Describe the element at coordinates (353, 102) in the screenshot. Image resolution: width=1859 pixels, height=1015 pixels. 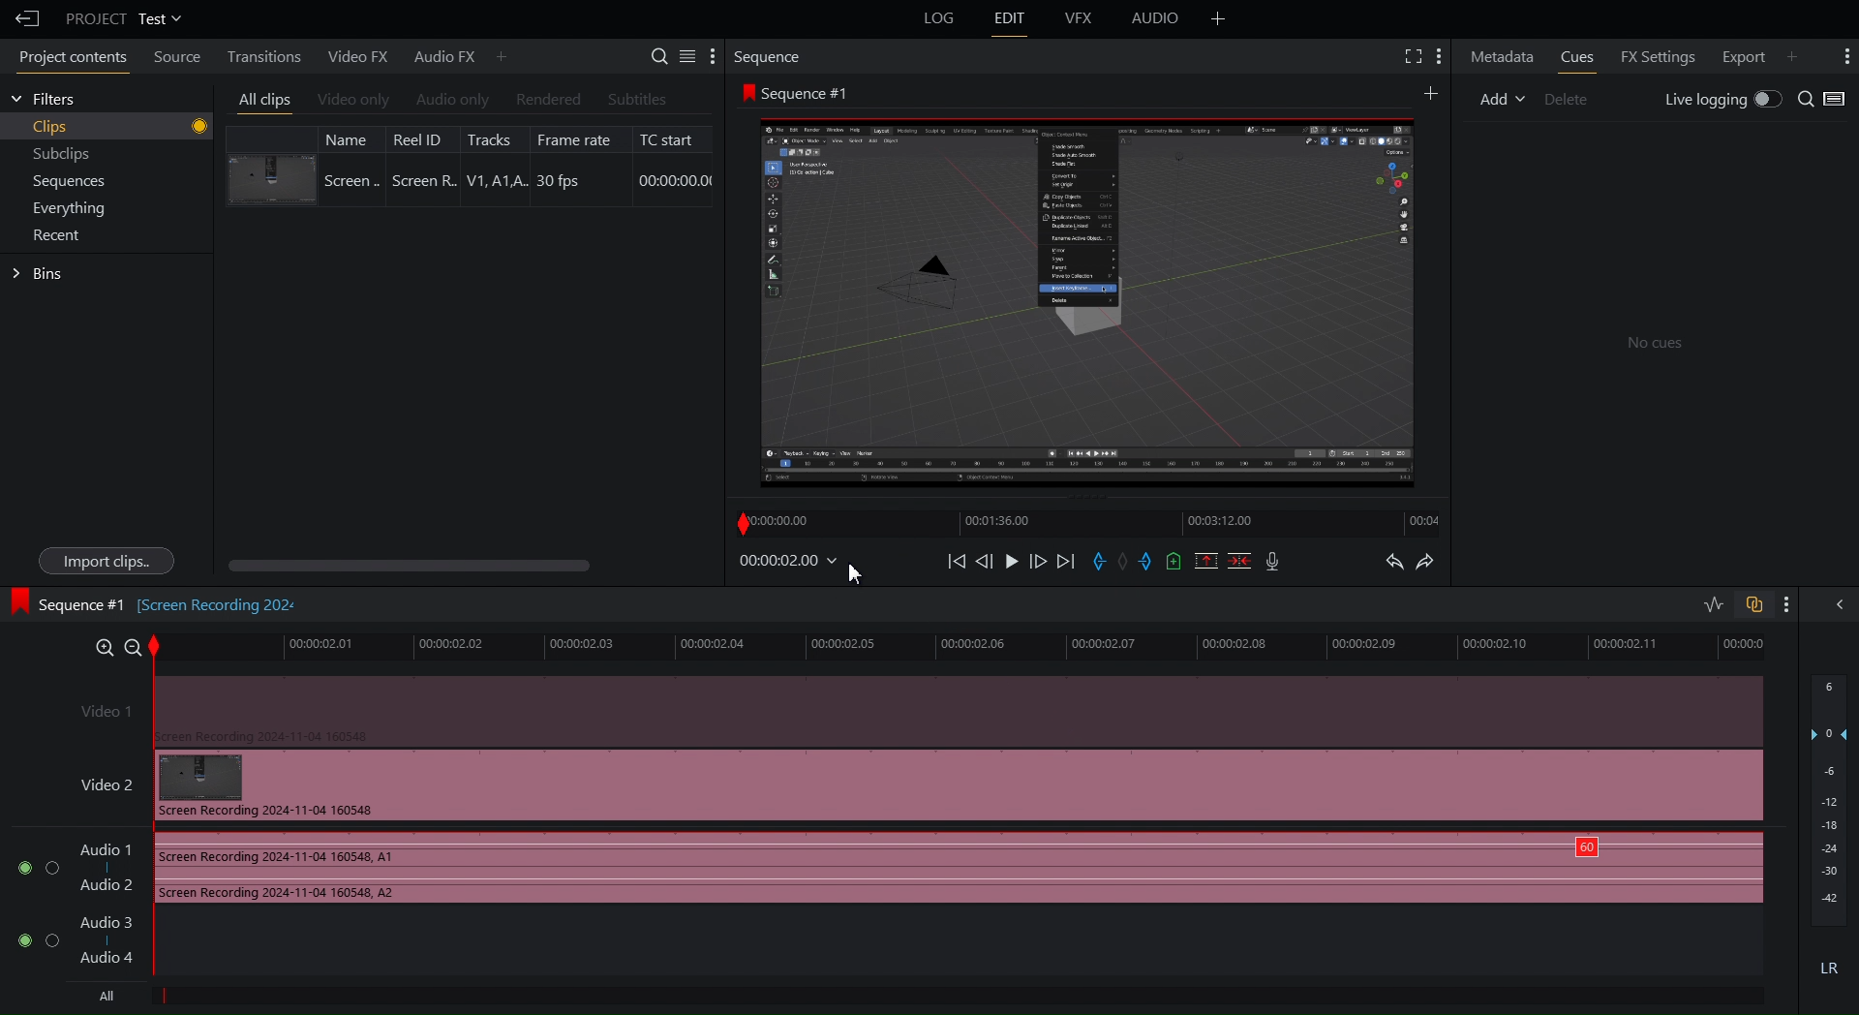
I see `Video Only` at that location.